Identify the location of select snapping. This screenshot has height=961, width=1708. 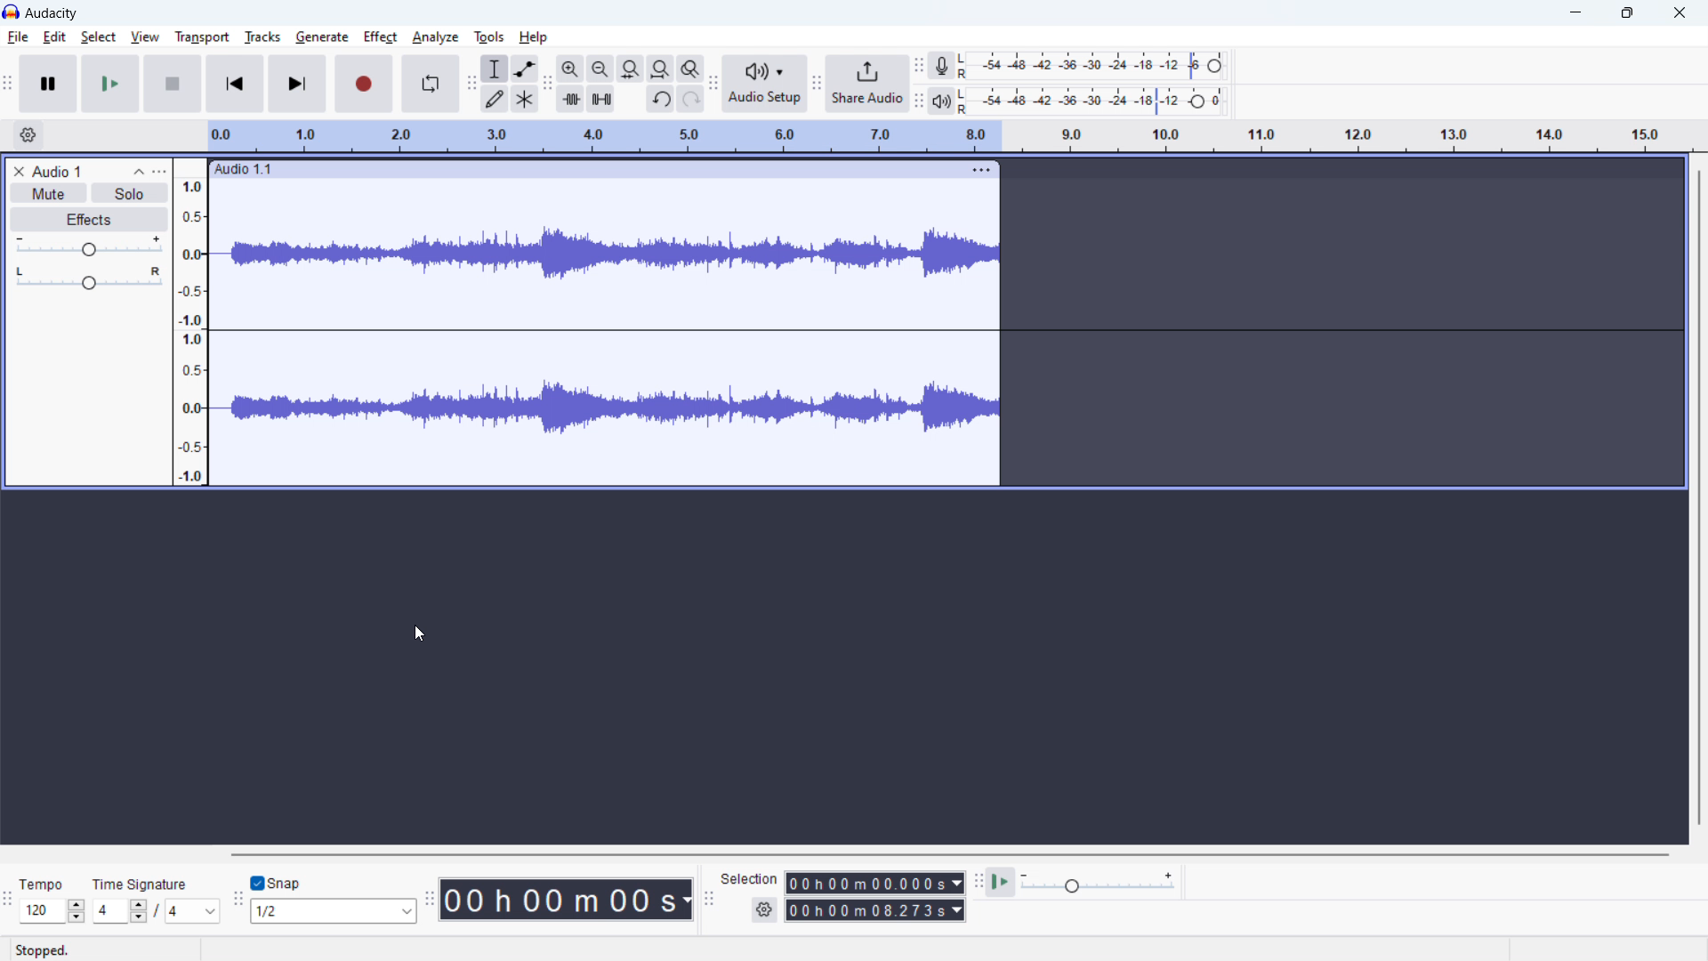
(333, 910).